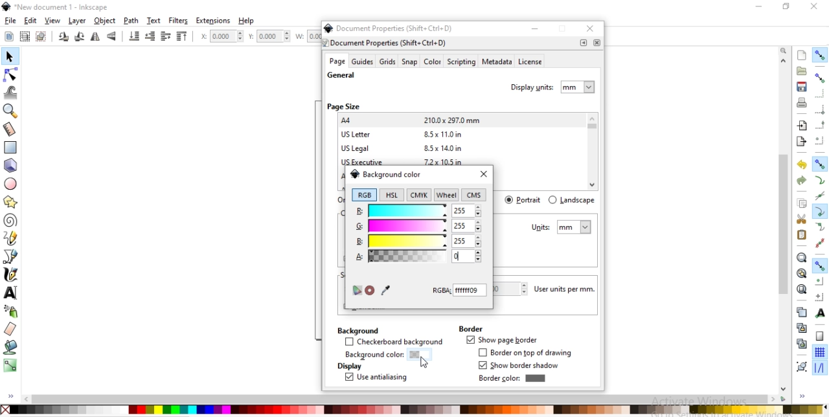 The width and height of the screenshot is (829, 417). What do you see at coordinates (801, 71) in the screenshot?
I see `open a document` at bounding box center [801, 71].